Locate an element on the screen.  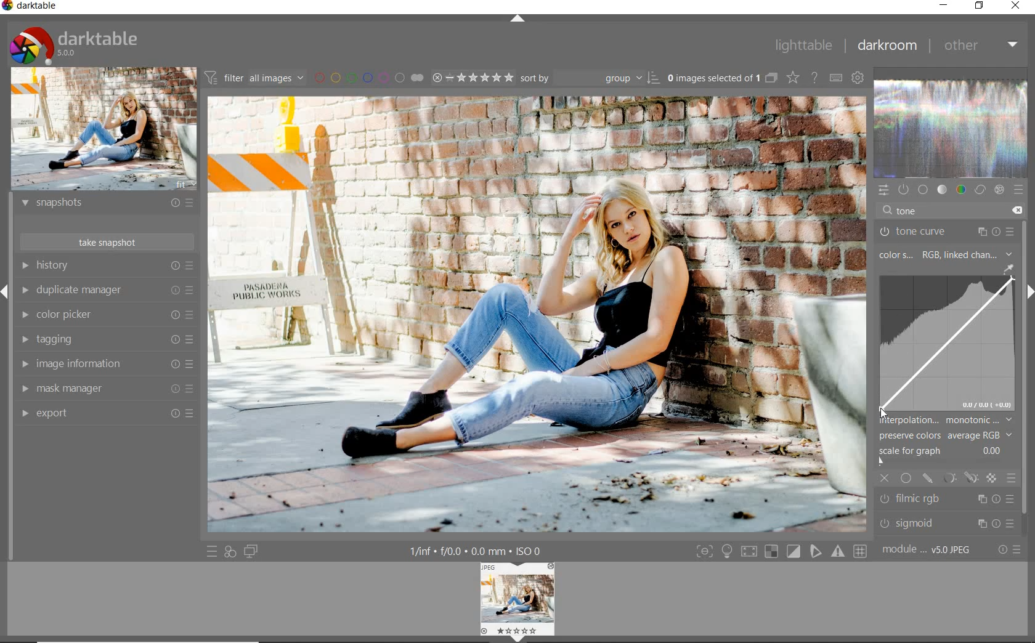
presets is located at coordinates (1020, 191).